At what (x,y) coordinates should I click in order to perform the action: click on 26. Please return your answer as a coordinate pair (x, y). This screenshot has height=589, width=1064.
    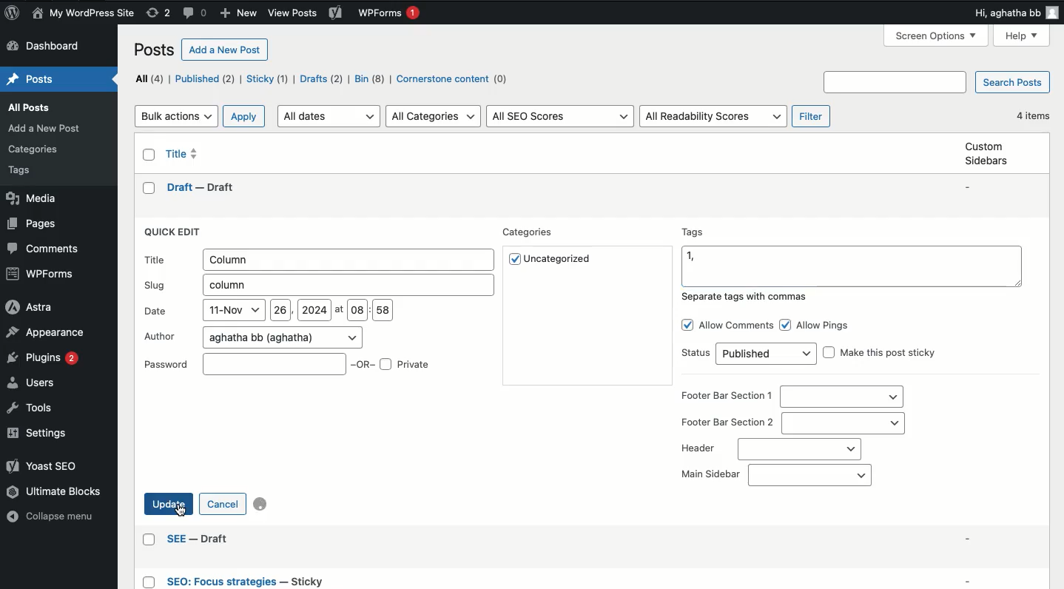
    Looking at the image, I should click on (280, 309).